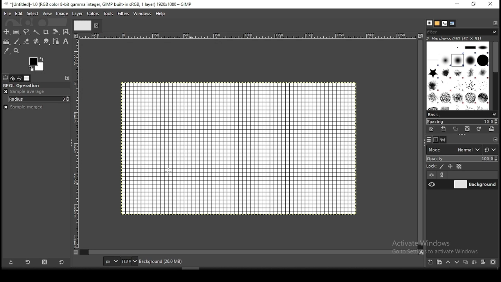  What do you see at coordinates (7, 51) in the screenshot?
I see `color picker tool` at bounding box center [7, 51].